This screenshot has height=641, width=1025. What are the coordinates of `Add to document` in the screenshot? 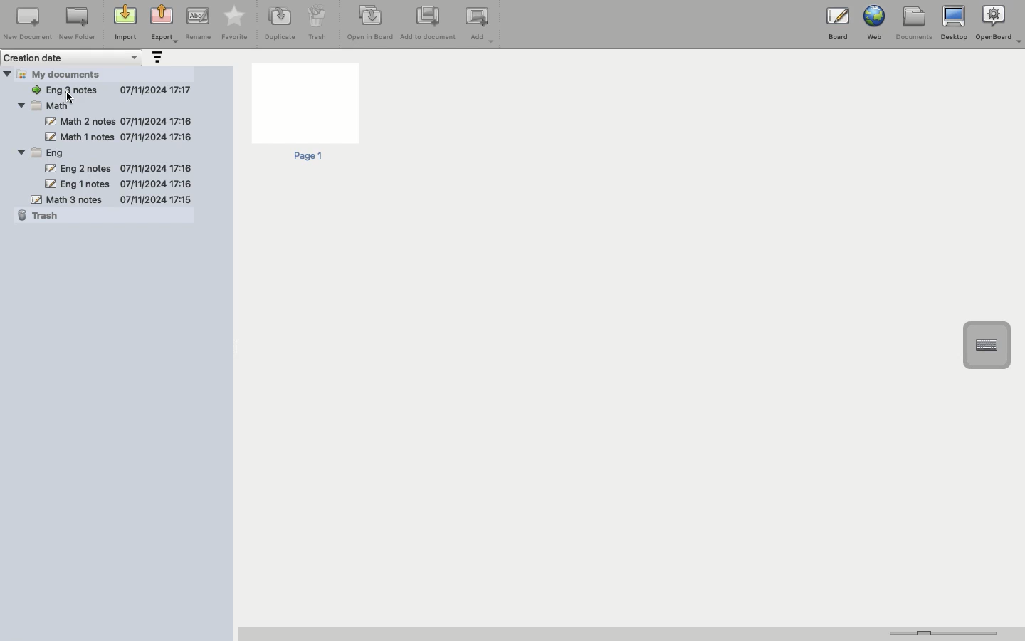 It's located at (429, 24).